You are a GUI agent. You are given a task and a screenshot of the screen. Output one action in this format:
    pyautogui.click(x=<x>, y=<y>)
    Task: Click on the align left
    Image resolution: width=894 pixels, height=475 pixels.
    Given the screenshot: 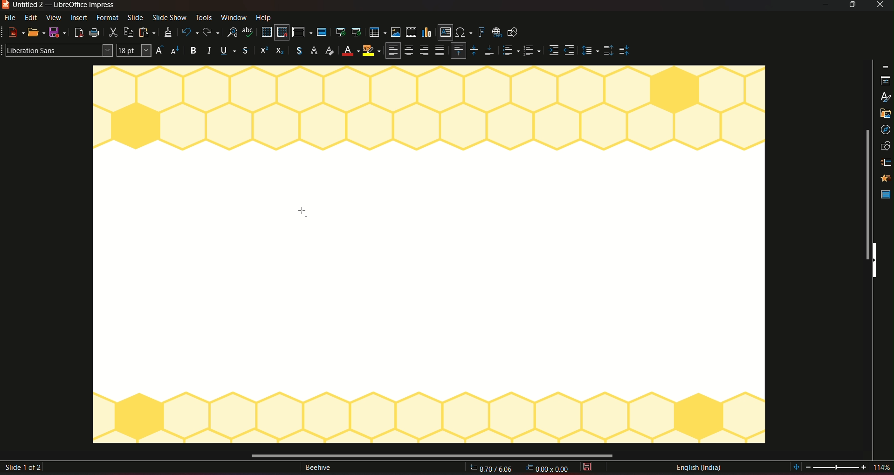 What is the action you would take?
    pyautogui.click(x=392, y=51)
    